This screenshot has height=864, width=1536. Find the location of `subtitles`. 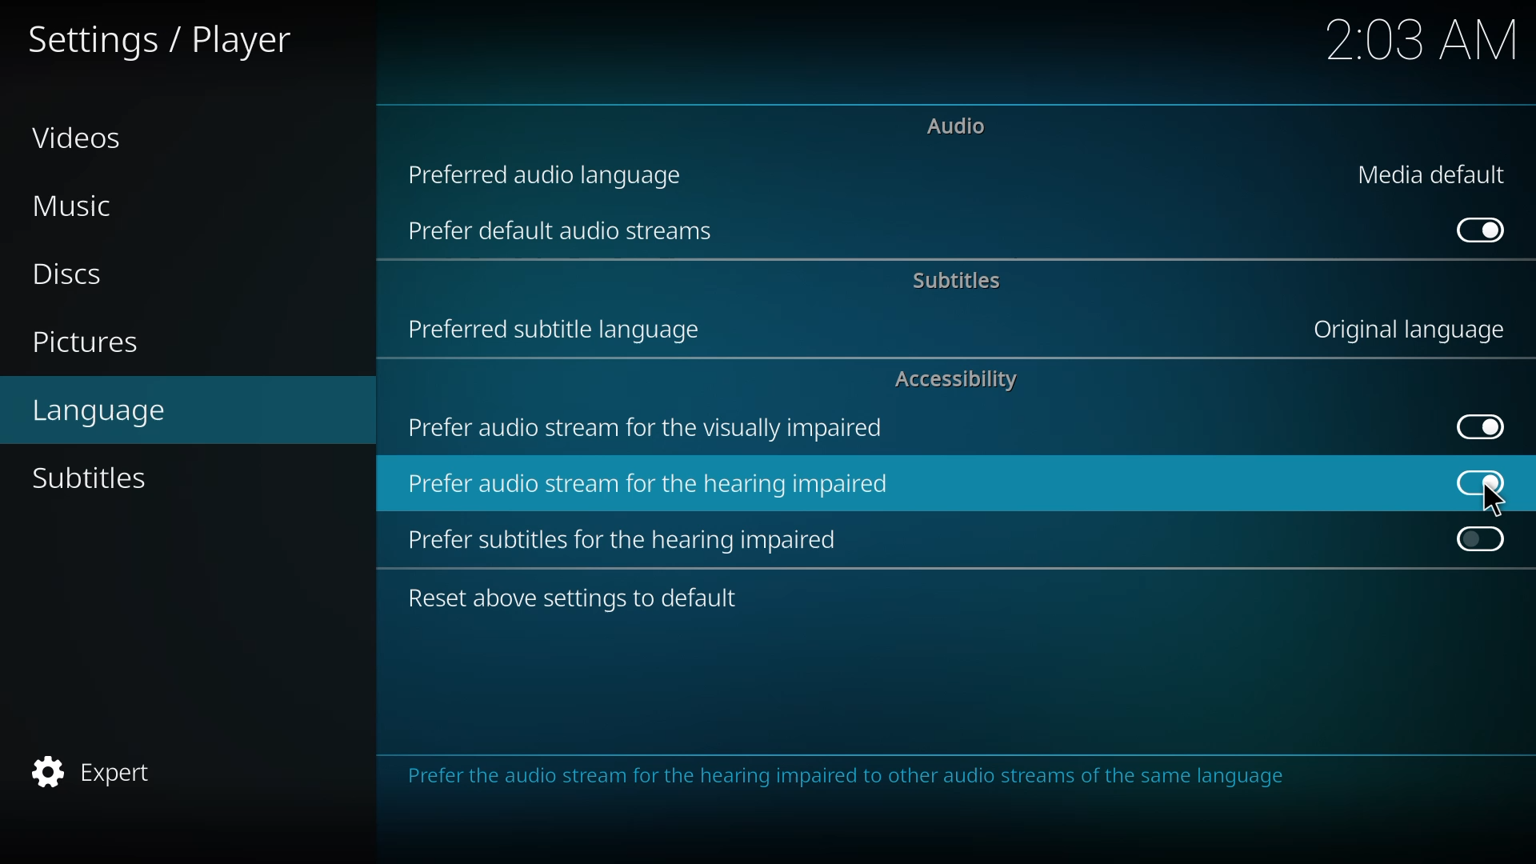

subtitles is located at coordinates (954, 282).